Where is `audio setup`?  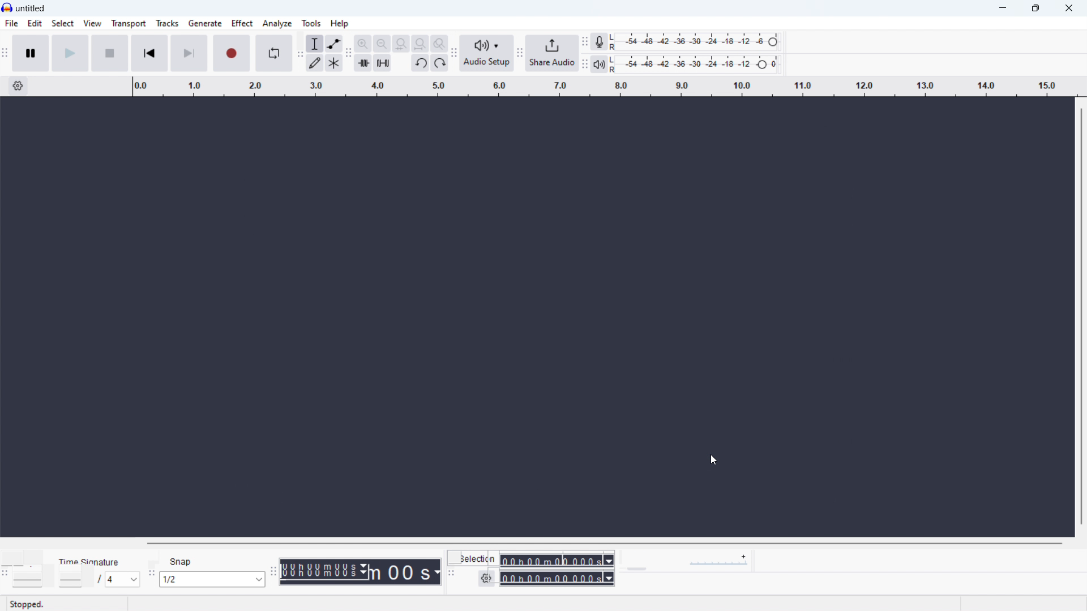 audio setup is located at coordinates (486, 53).